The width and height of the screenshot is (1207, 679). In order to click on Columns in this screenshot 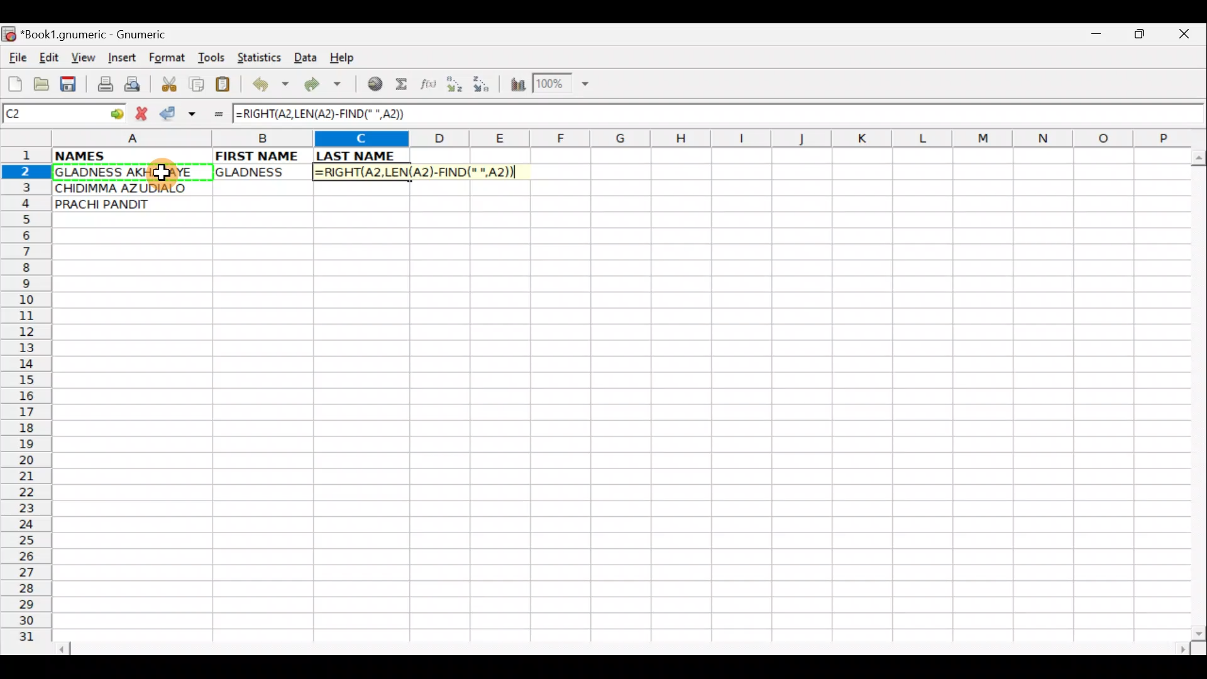, I will do `click(614, 140)`.